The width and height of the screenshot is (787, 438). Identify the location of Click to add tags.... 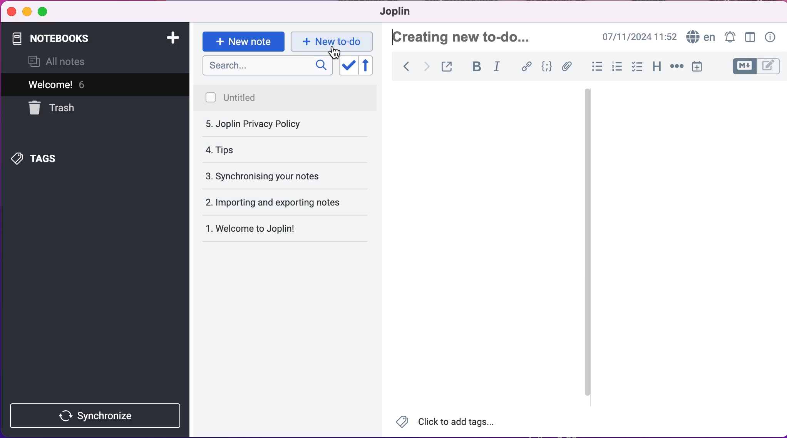
(450, 422).